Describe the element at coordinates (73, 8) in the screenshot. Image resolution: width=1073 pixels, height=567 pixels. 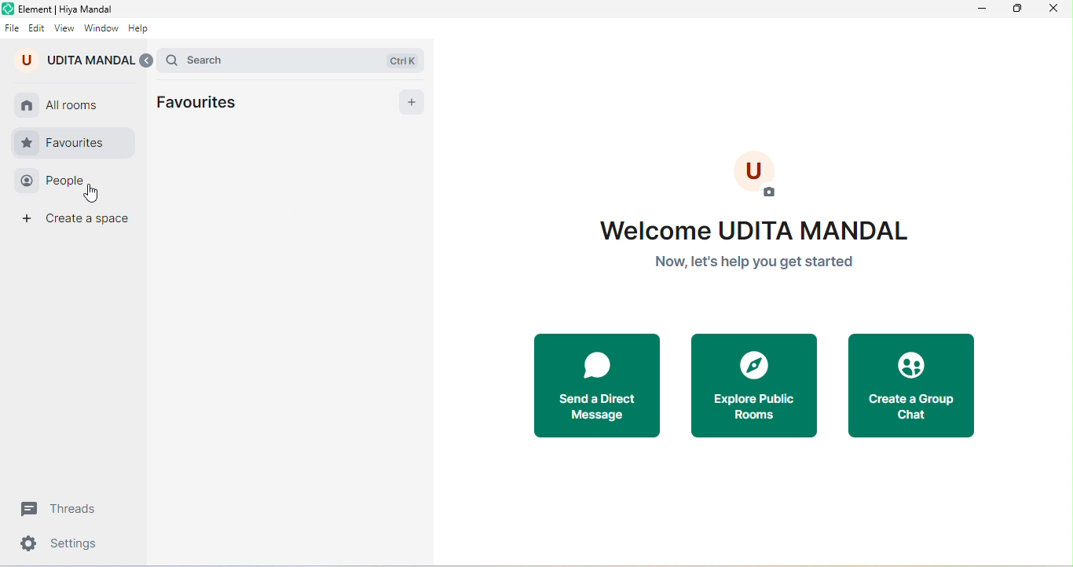
I see `title` at that location.